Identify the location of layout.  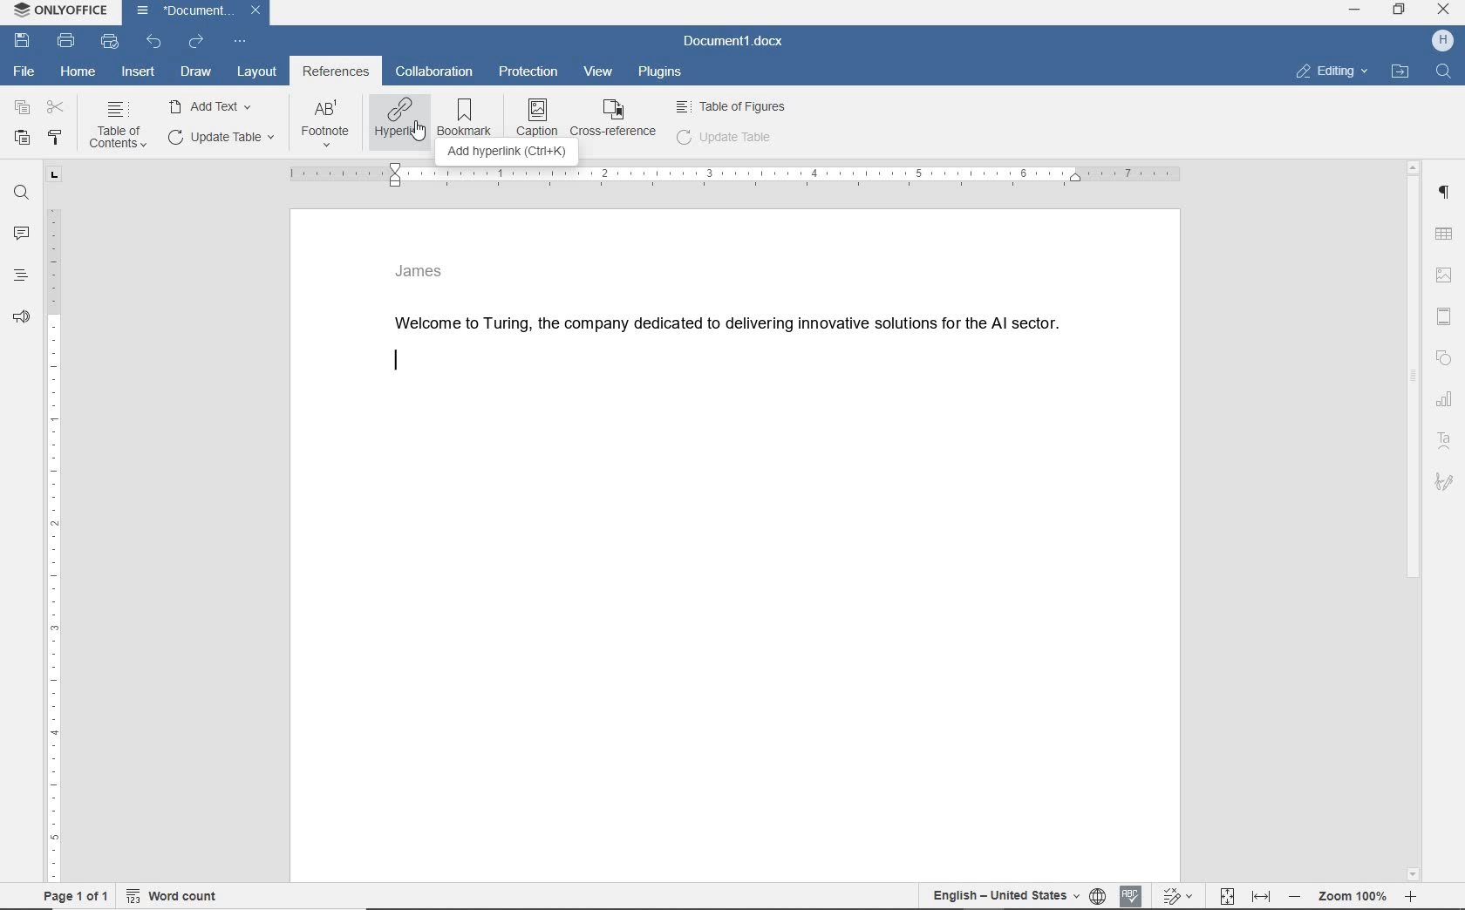
(256, 71).